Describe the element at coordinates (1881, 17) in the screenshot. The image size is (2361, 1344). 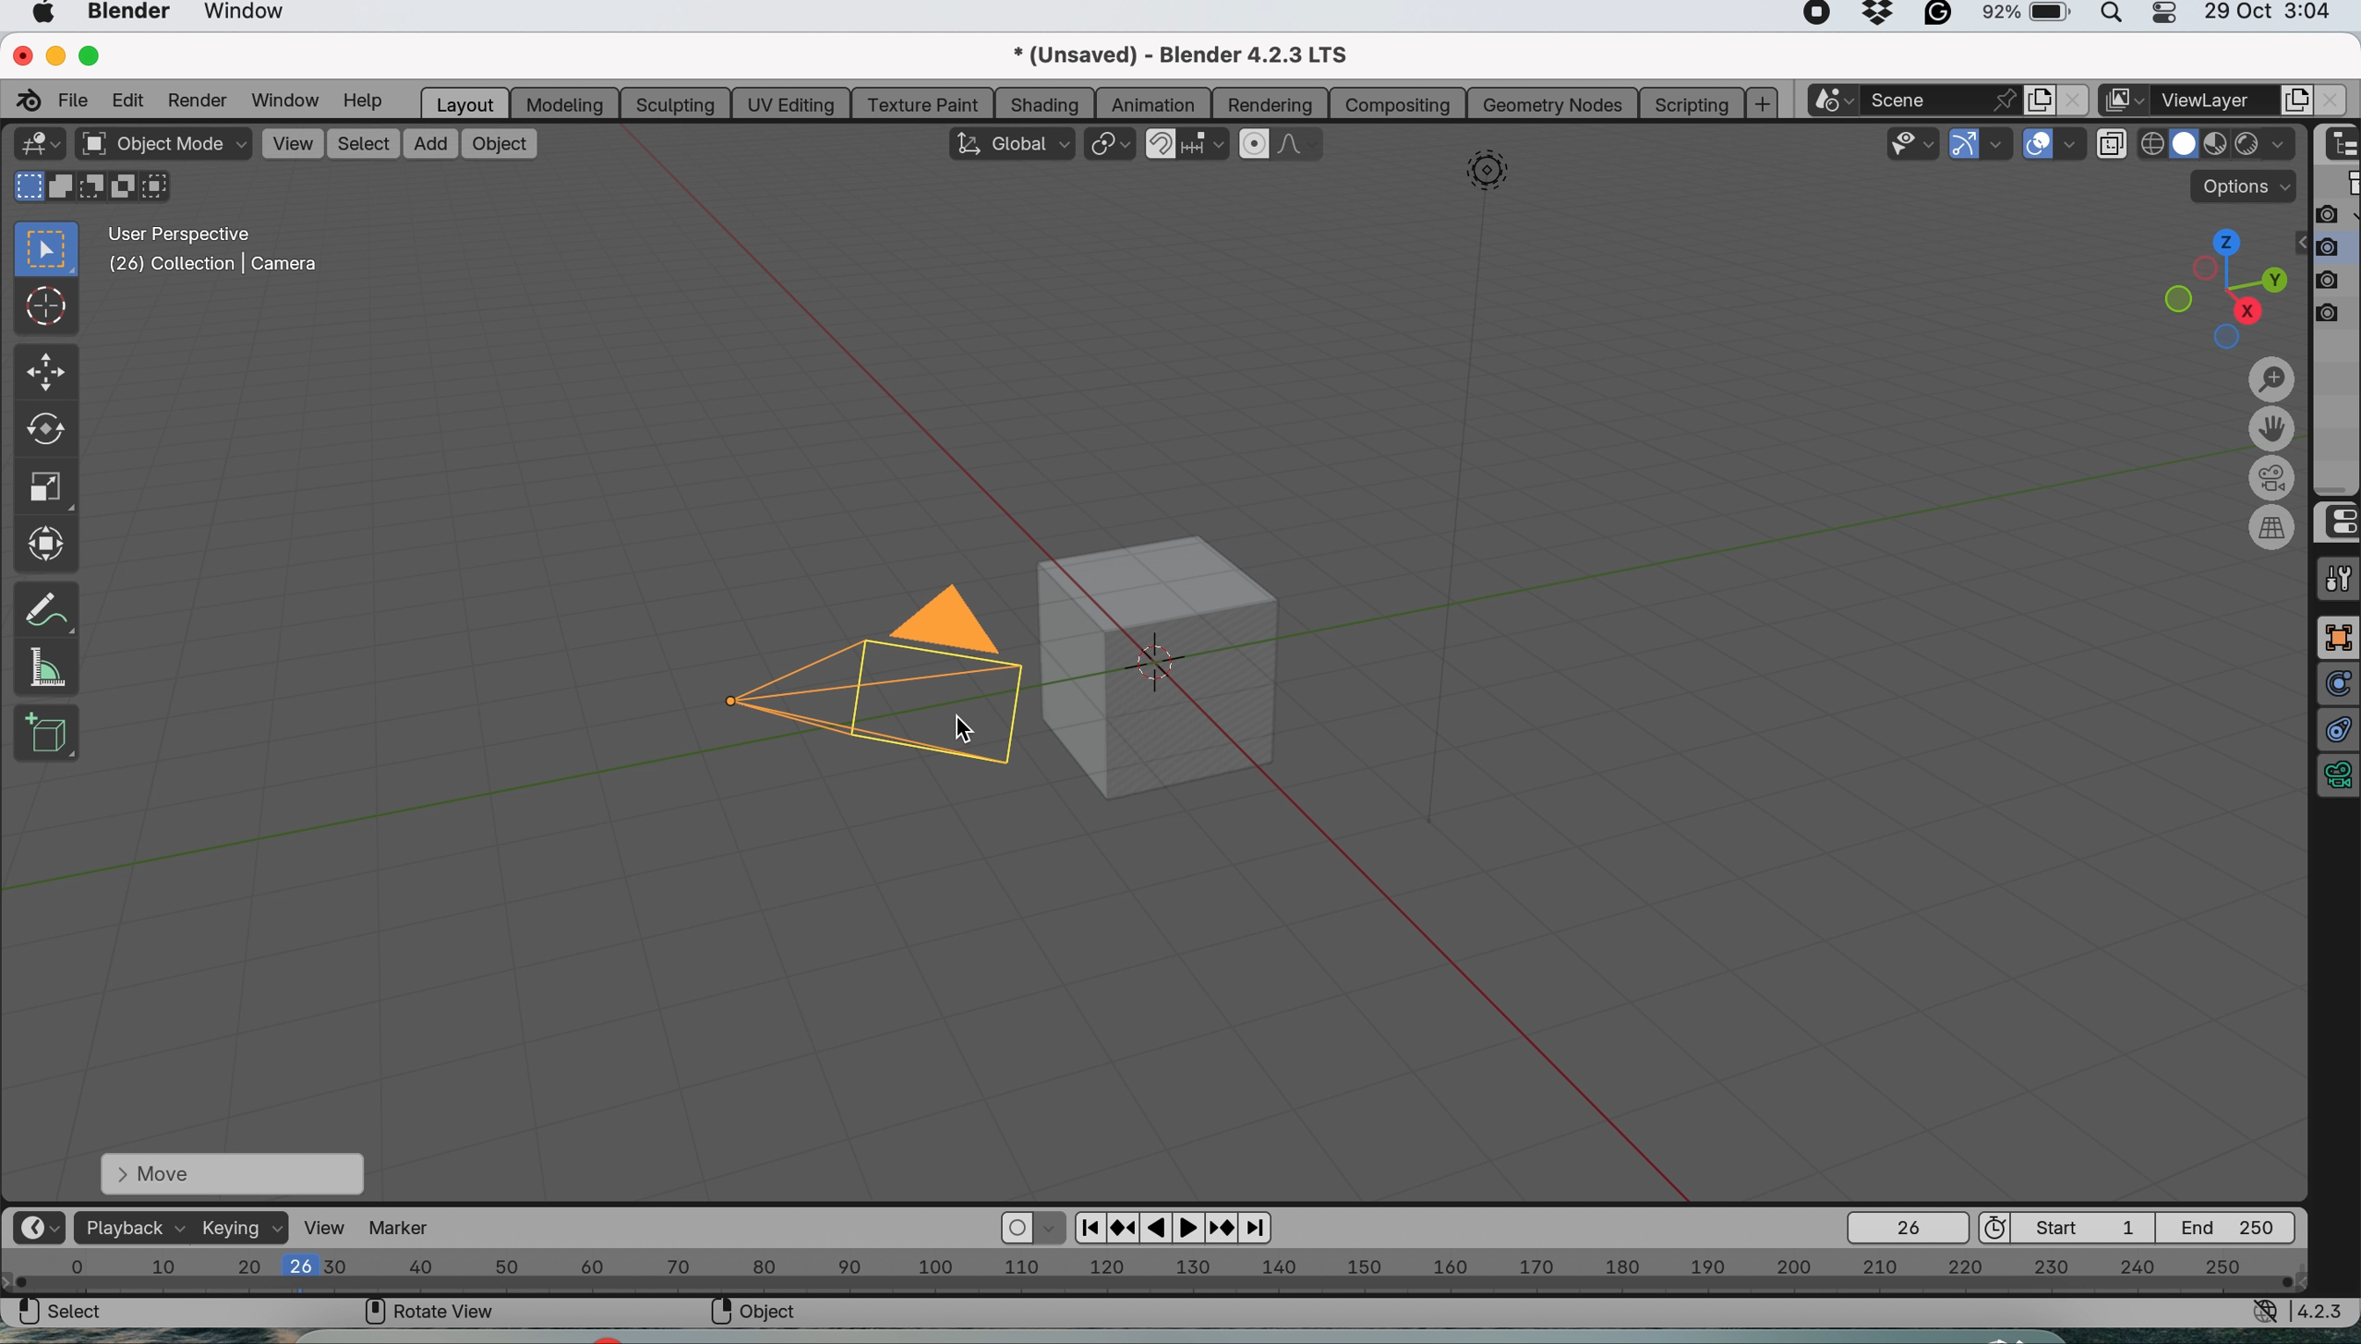
I see `drop box` at that location.